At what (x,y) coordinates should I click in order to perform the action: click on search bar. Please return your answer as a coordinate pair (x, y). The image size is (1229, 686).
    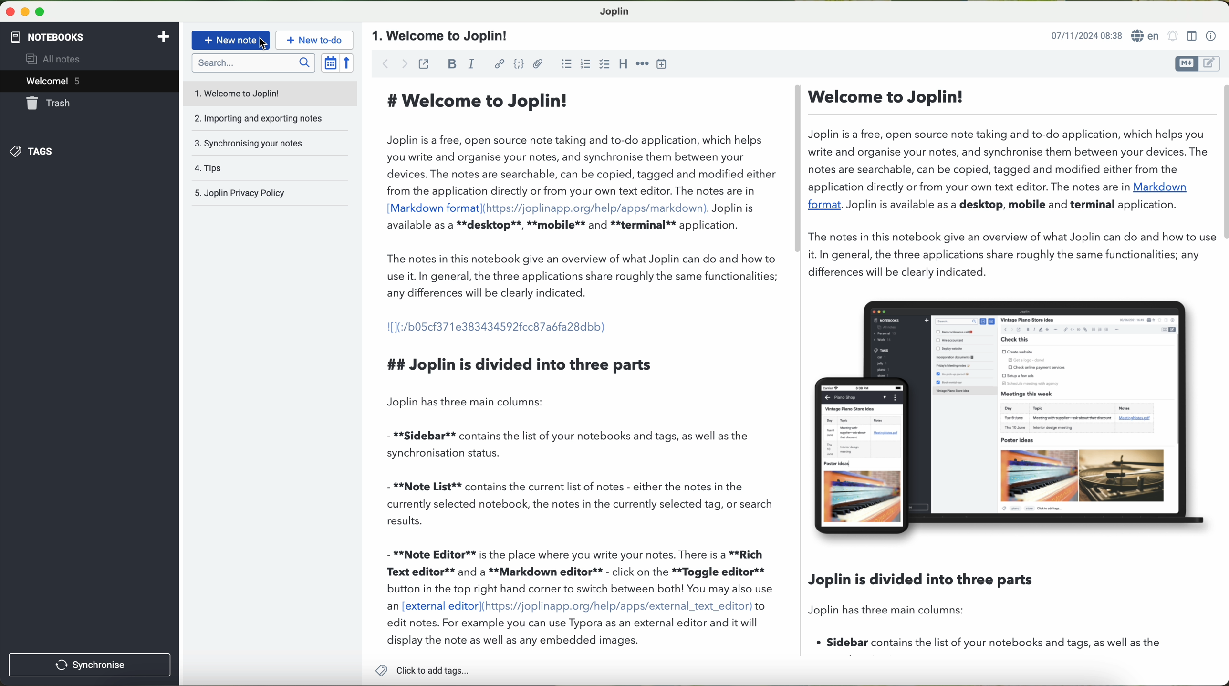
    Looking at the image, I should click on (252, 62).